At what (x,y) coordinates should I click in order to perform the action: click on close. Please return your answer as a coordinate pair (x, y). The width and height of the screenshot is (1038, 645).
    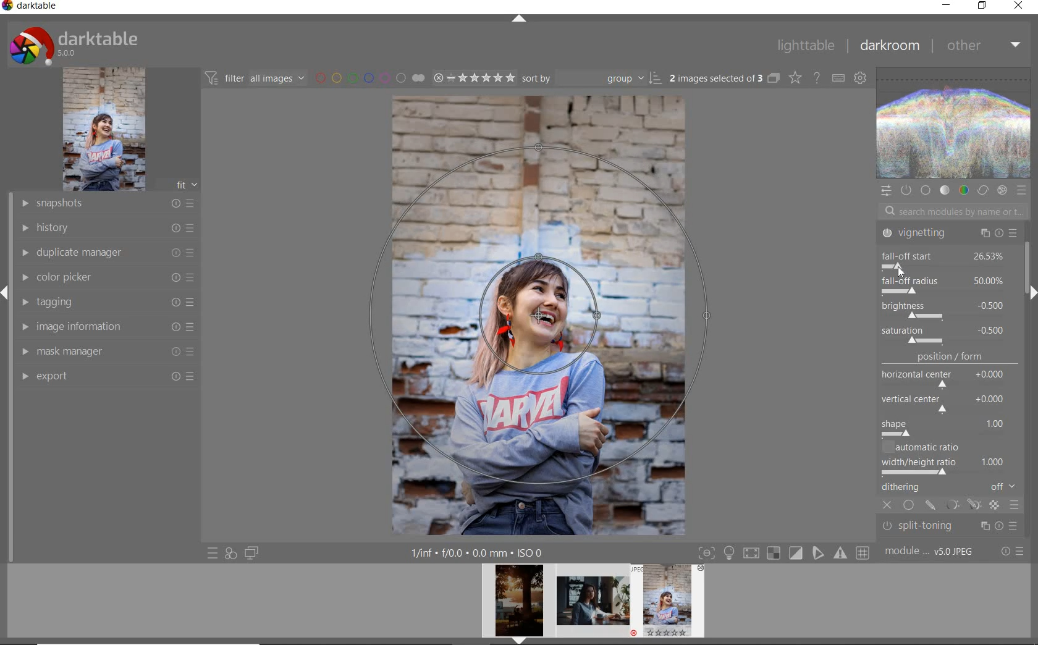
    Looking at the image, I should click on (888, 506).